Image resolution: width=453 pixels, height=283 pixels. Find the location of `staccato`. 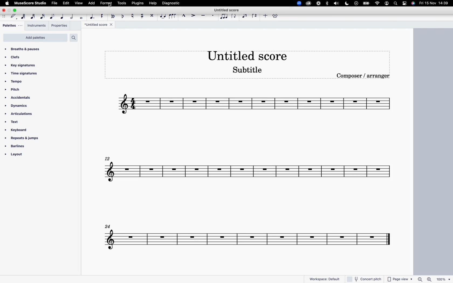

staccato is located at coordinates (213, 17).